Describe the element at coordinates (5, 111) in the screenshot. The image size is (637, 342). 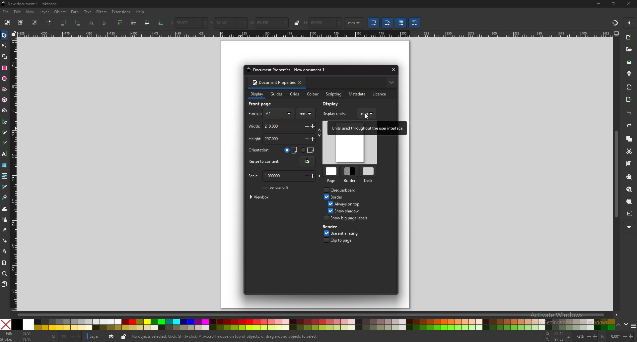
I see `spiral` at that location.